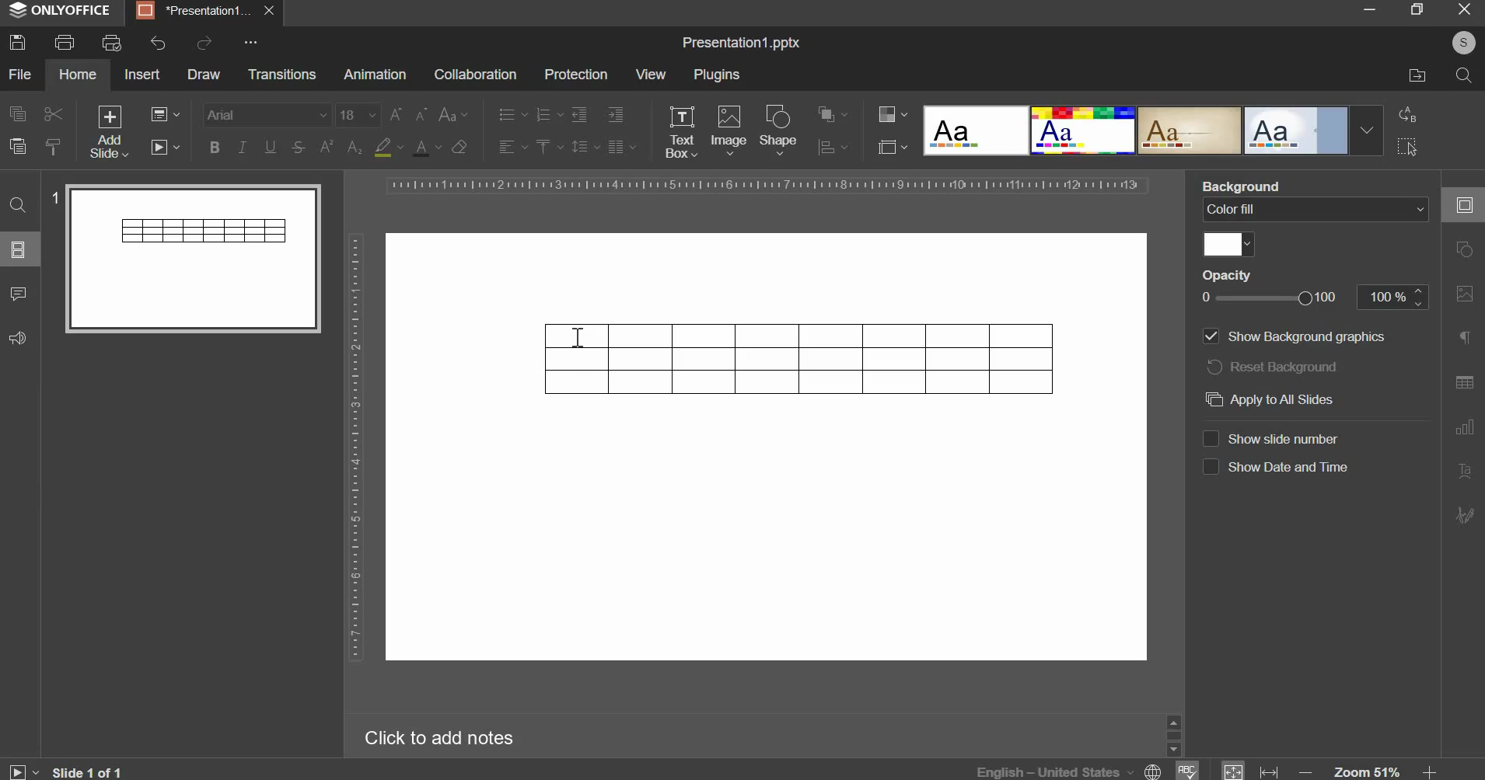 Image resolution: width=1485 pixels, height=780 pixels. Describe the element at coordinates (374, 74) in the screenshot. I see `animation` at that location.